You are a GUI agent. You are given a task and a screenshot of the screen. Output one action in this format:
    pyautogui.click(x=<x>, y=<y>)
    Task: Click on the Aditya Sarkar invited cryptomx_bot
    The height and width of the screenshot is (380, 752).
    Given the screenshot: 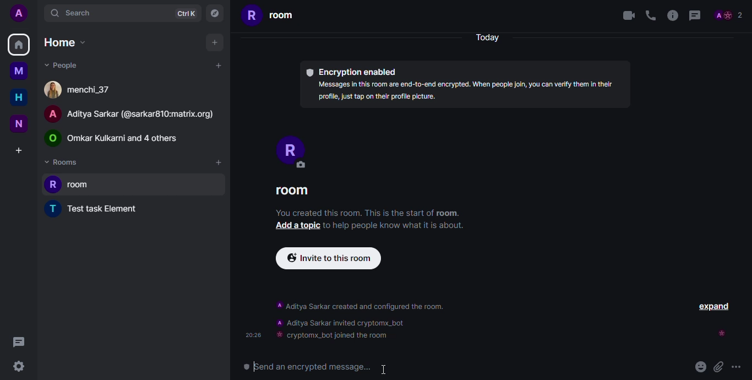 What is the action you would take?
    pyautogui.click(x=339, y=323)
    